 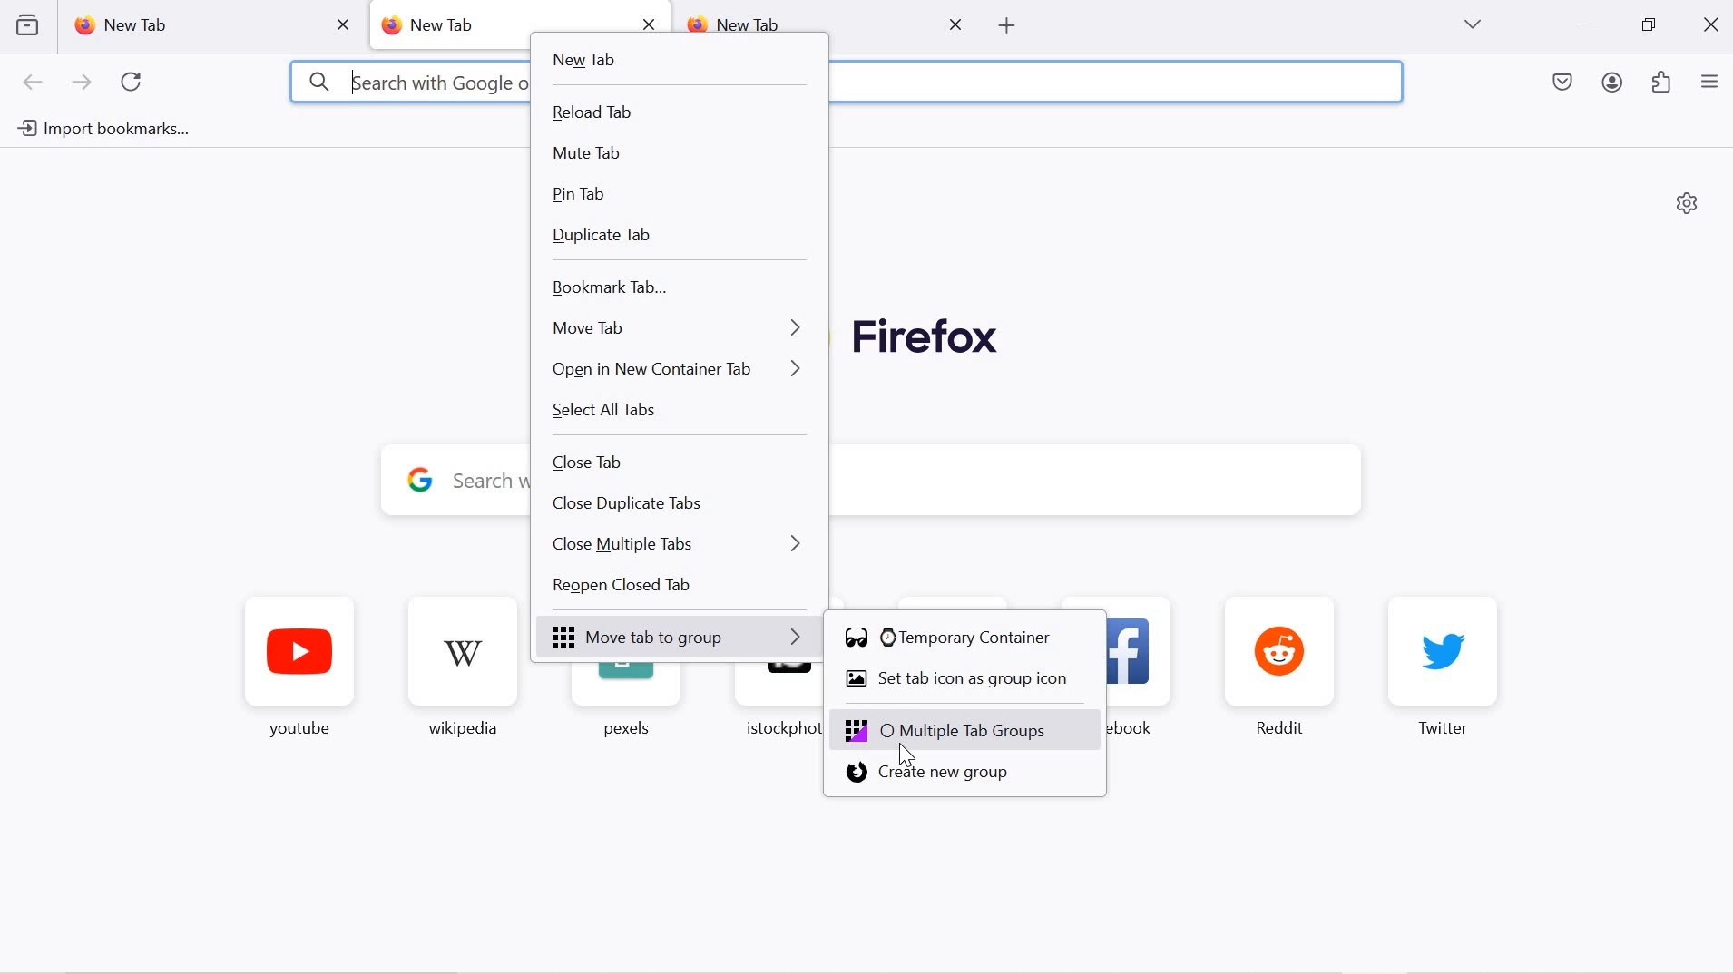 What do you see at coordinates (958, 638) in the screenshot?
I see `temporary container` at bounding box center [958, 638].